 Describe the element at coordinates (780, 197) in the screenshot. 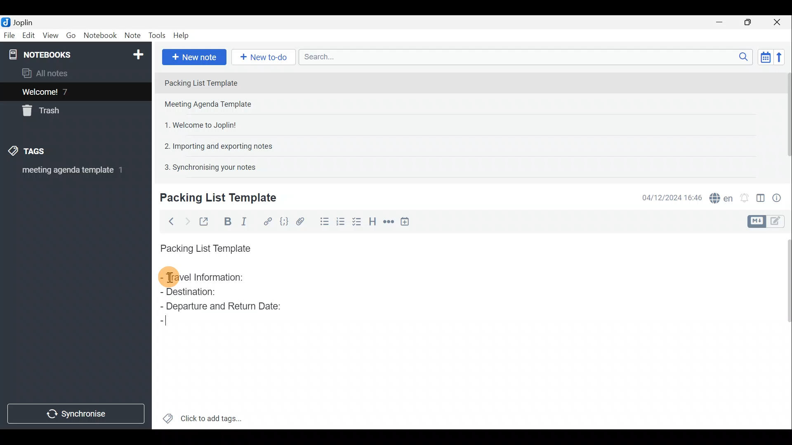

I see `Note properties` at that location.